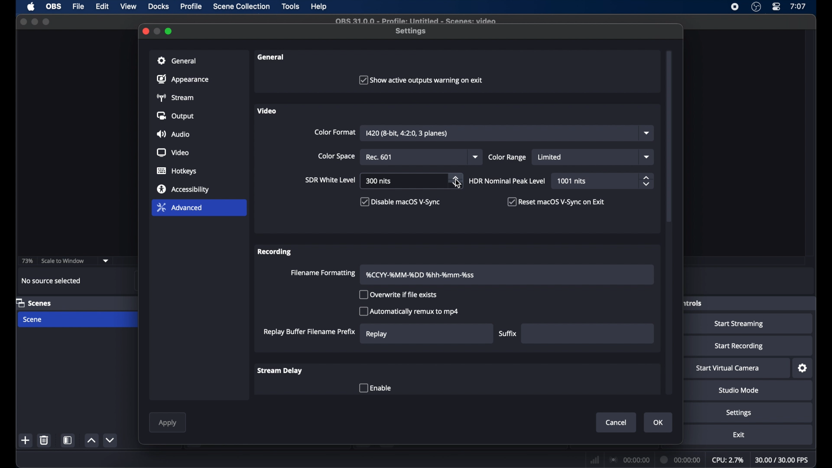 The width and height of the screenshot is (832, 468). I want to click on time, so click(798, 6).